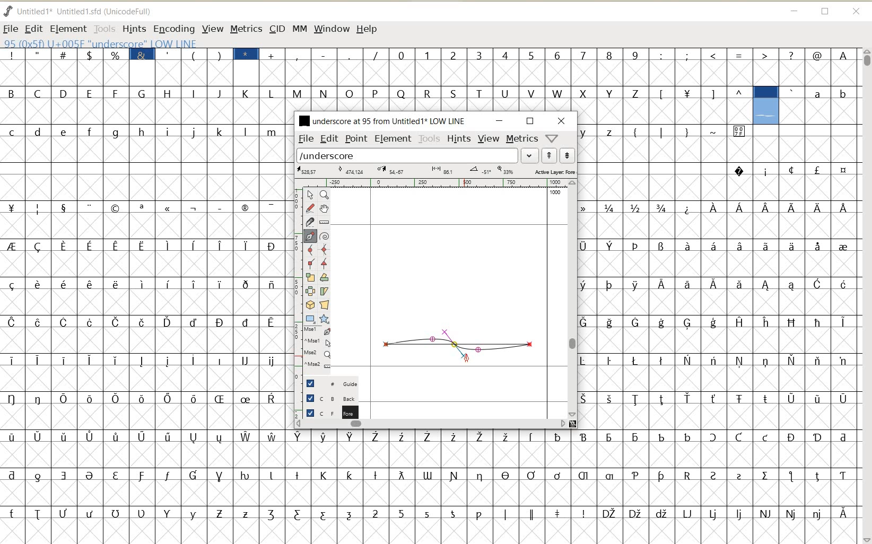 The height and width of the screenshot is (544, 872). What do you see at coordinates (530, 121) in the screenshot?
I see `RESTORE` at bounding box center [530, 121].